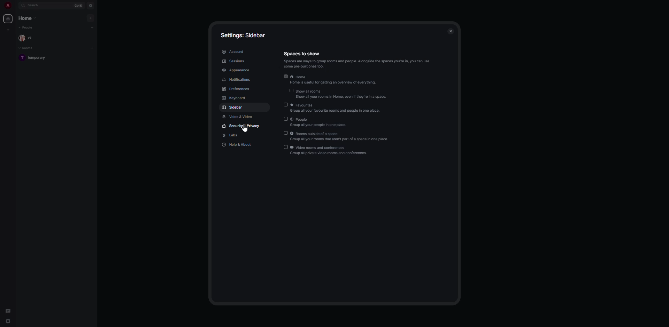 This screenshot has width=669, height=327. I want to click on quick settings, so click(8, 322).